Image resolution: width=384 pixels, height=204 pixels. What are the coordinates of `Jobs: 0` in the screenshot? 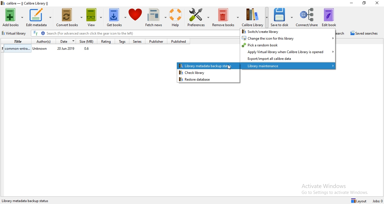 It's located at (378, 201).